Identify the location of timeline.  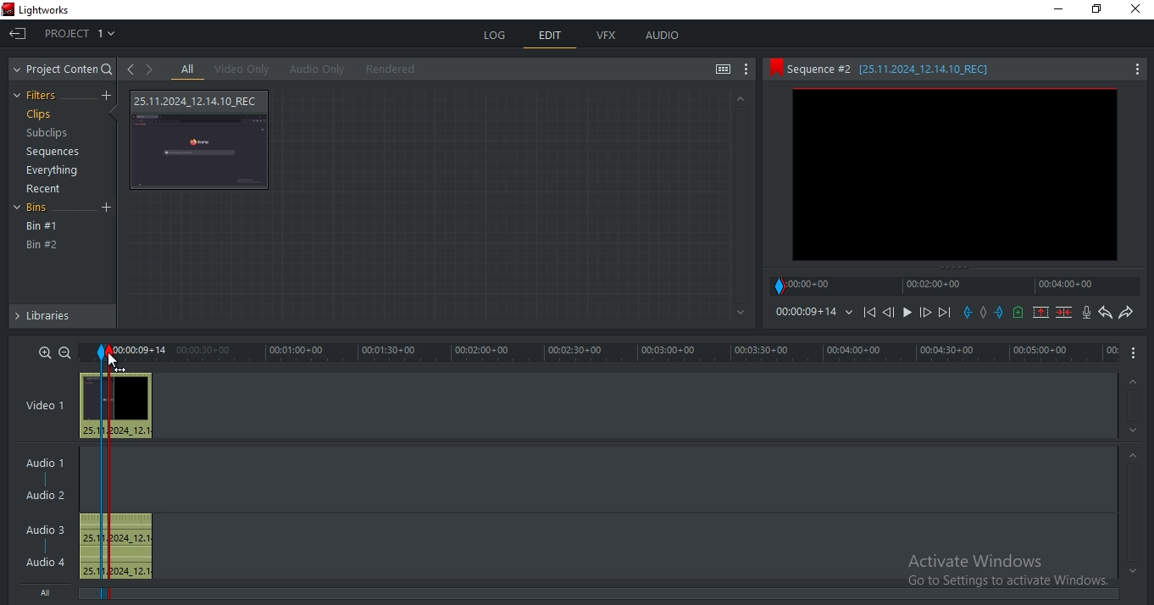
(957, 286).